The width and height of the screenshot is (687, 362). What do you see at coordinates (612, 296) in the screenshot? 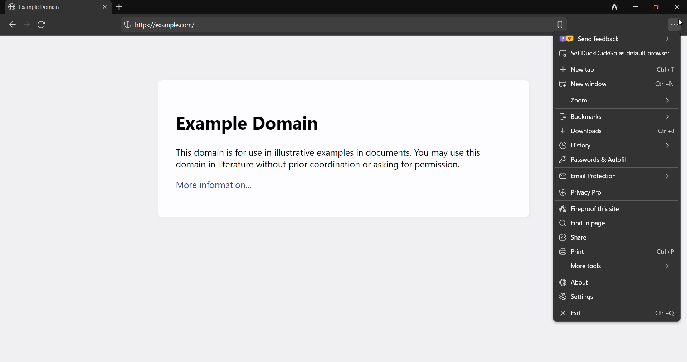
I see `settings` at bounding box center [612, 296].